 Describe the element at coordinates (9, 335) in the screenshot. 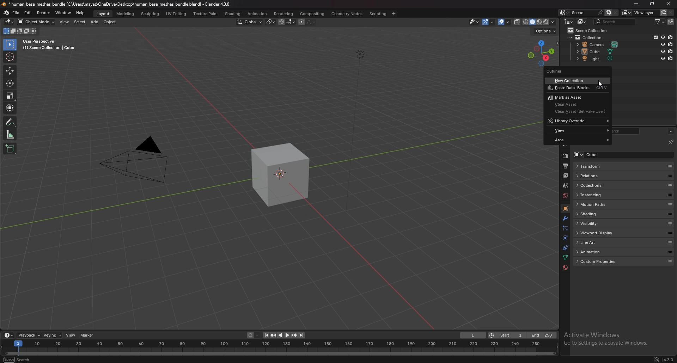

I see `editor type` at that location.